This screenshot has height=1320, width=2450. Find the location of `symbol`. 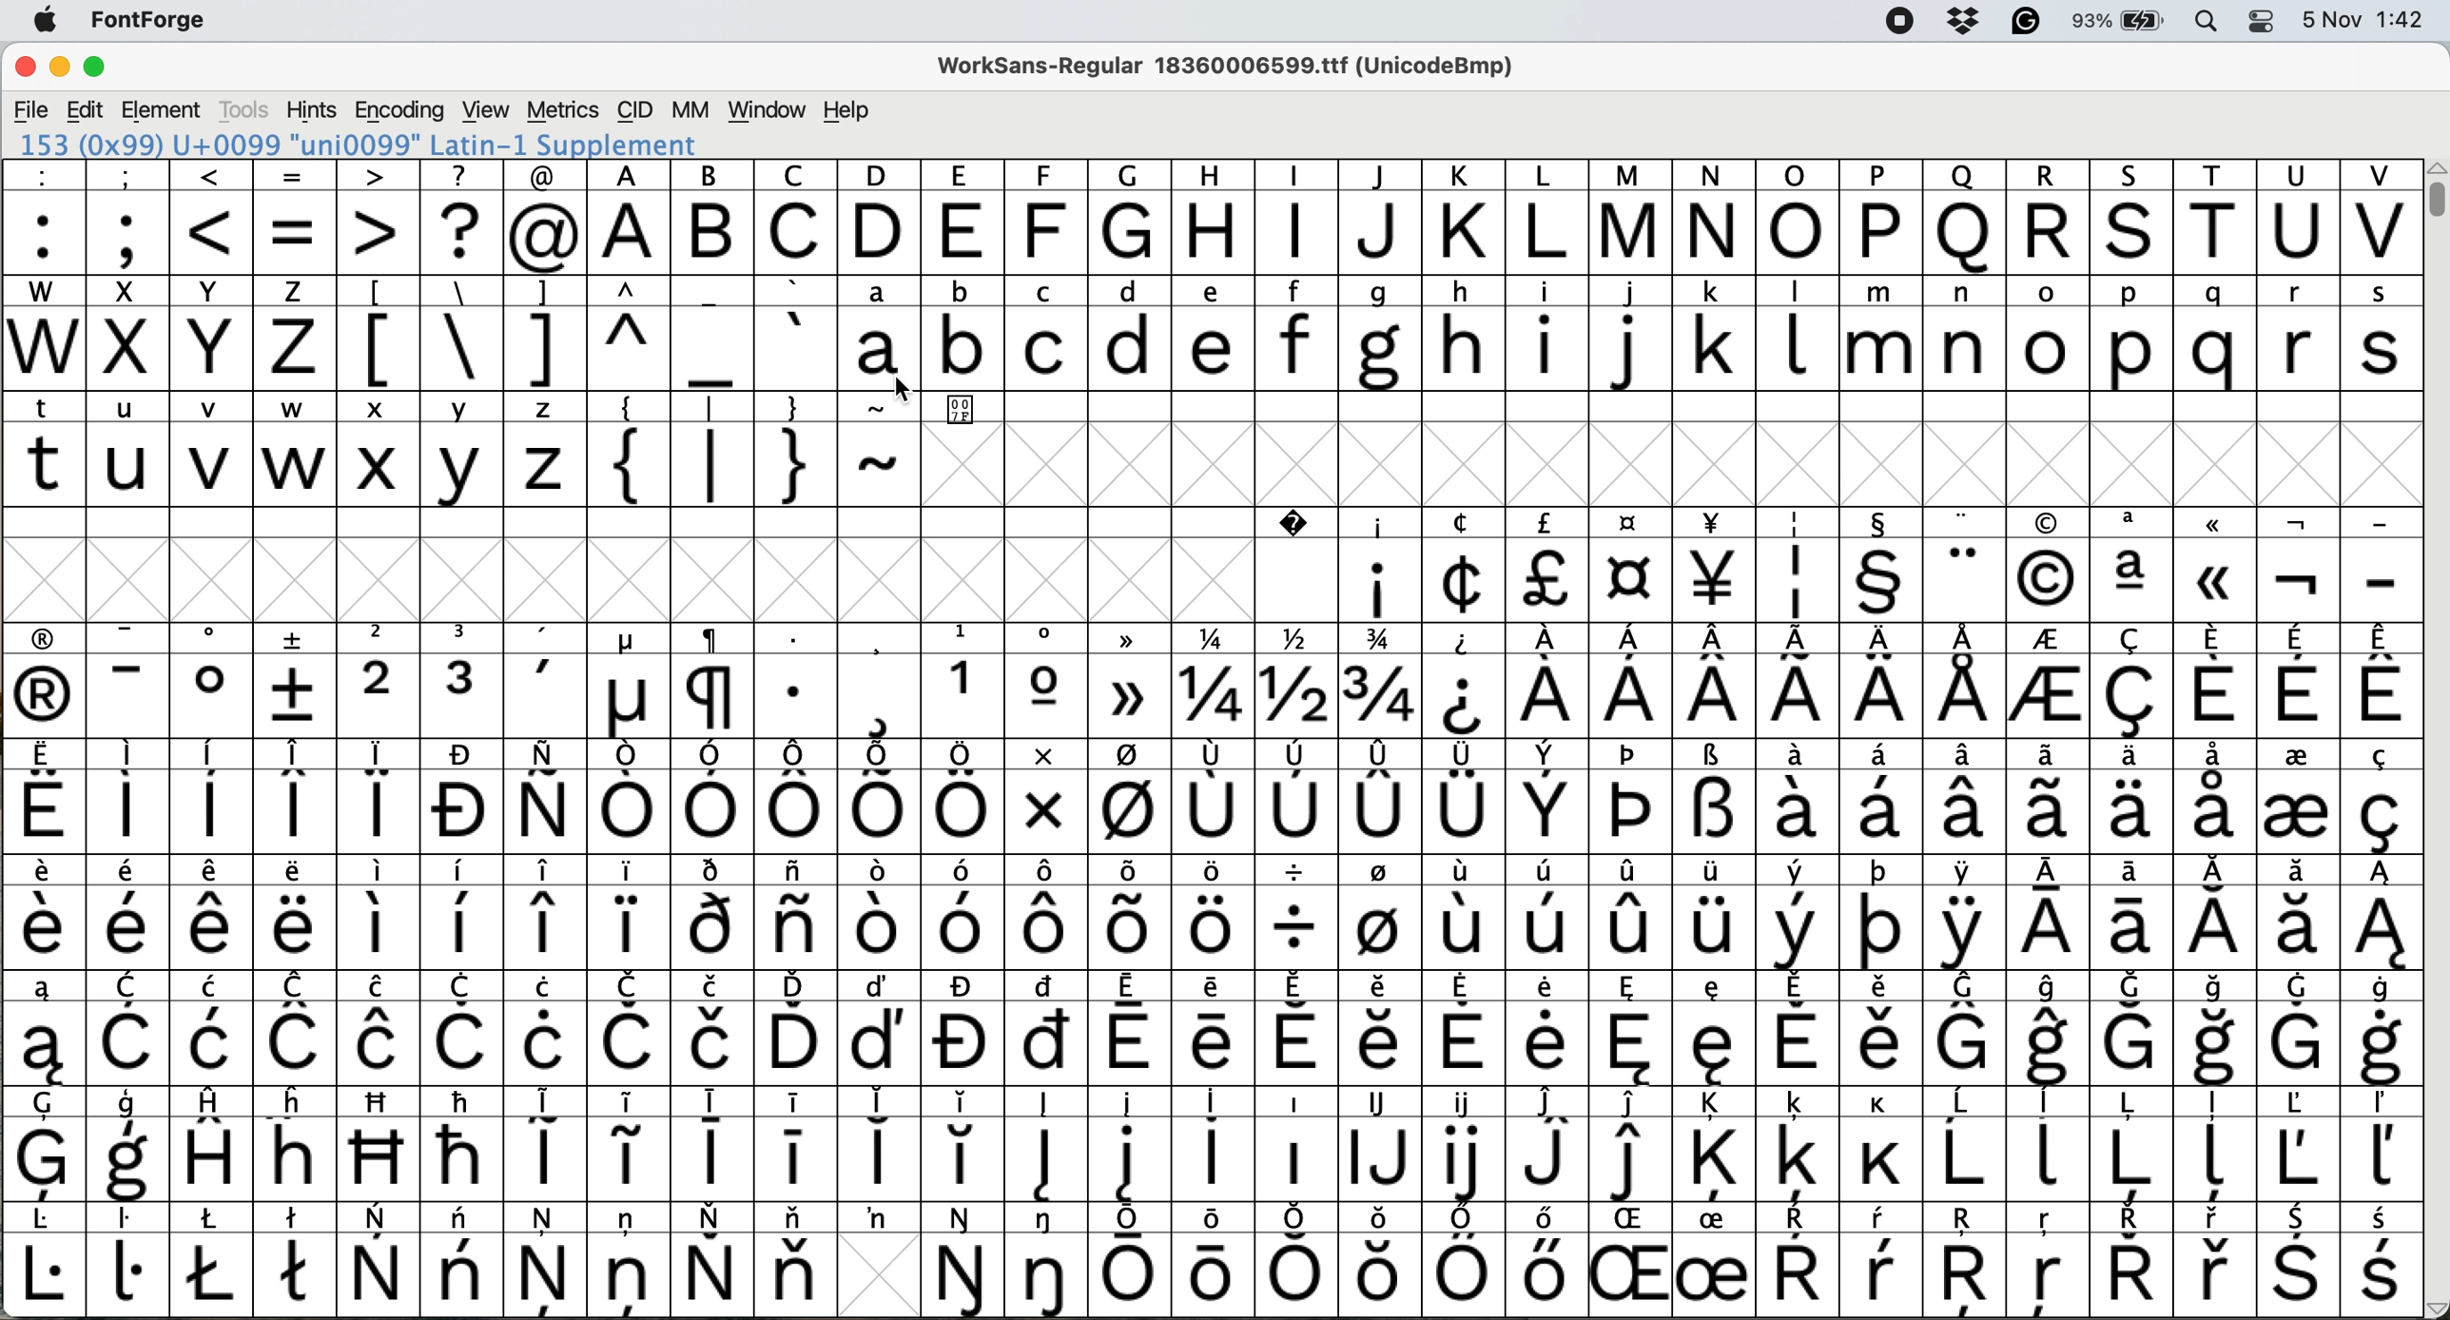

symbol is located at coordinates (2383, 1262).